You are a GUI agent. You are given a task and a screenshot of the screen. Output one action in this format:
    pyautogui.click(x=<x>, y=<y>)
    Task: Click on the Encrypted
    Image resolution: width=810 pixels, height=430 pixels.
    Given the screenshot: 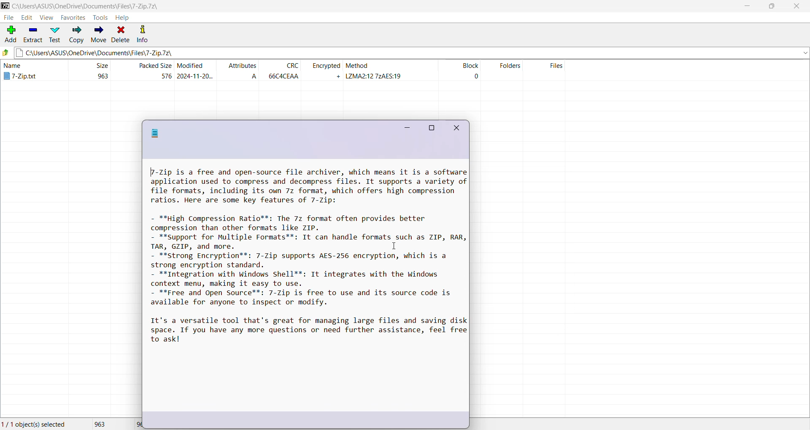 What is the action you would take?
    pyautogui.click(x=324, y=70)
    